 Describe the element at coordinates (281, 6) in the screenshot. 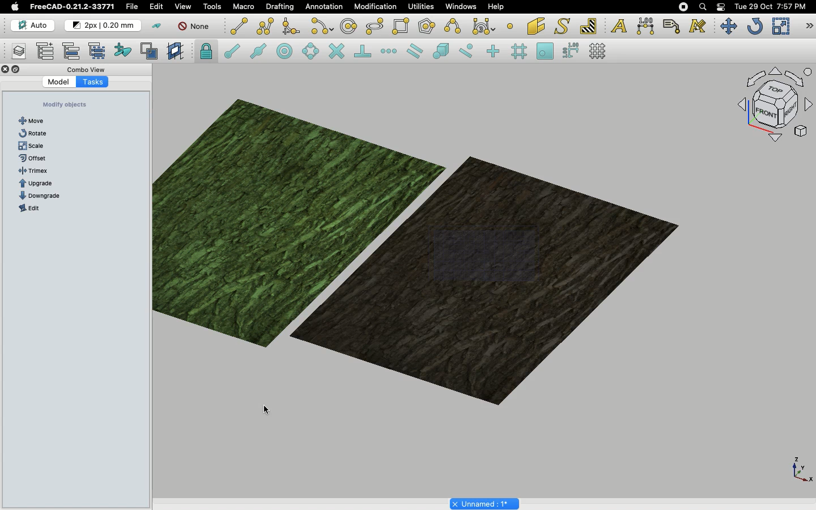

I see `Drafting` at that location.